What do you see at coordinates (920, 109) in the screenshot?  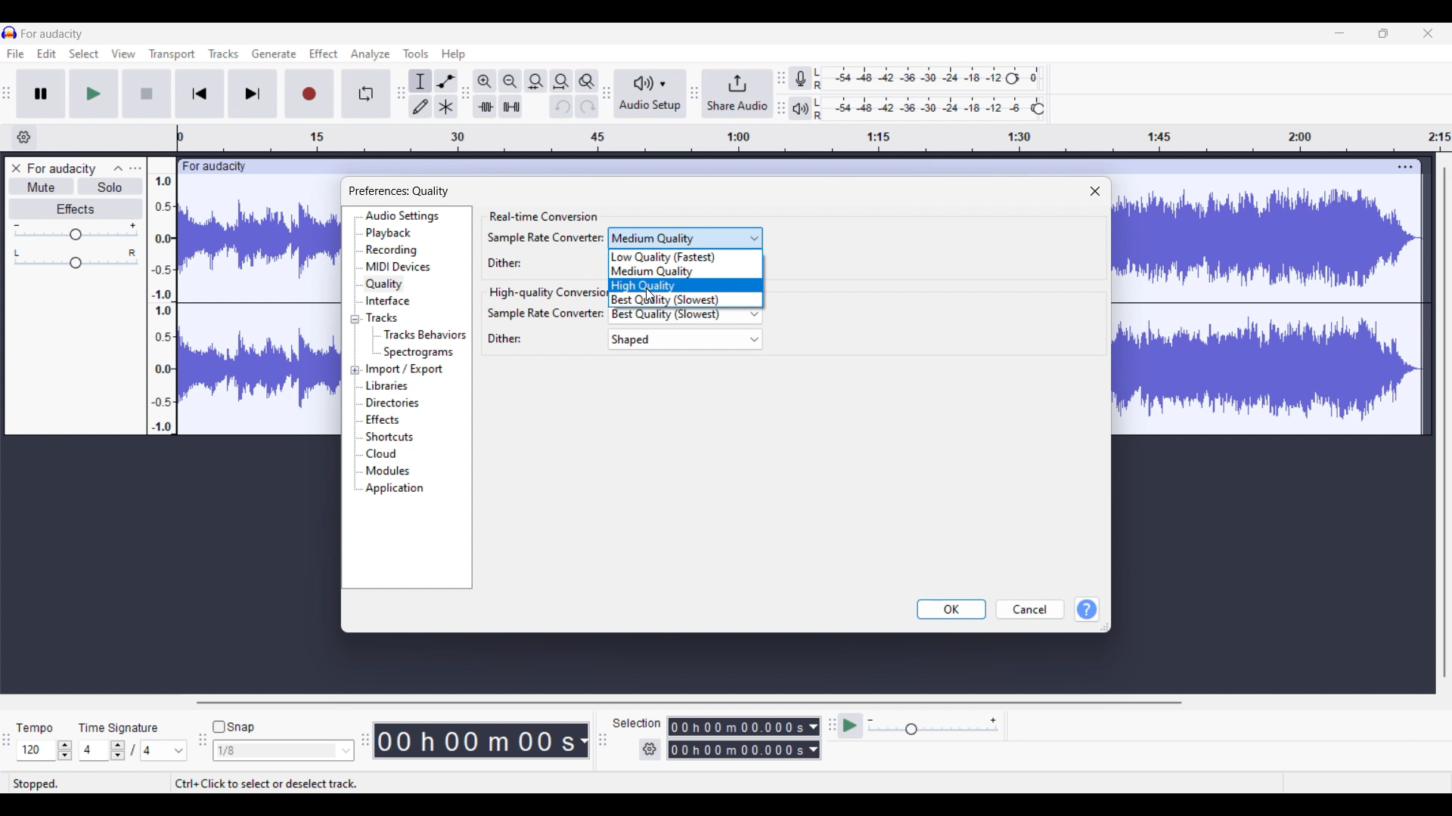 I see `Playback level` at bounding box center [920, 109].